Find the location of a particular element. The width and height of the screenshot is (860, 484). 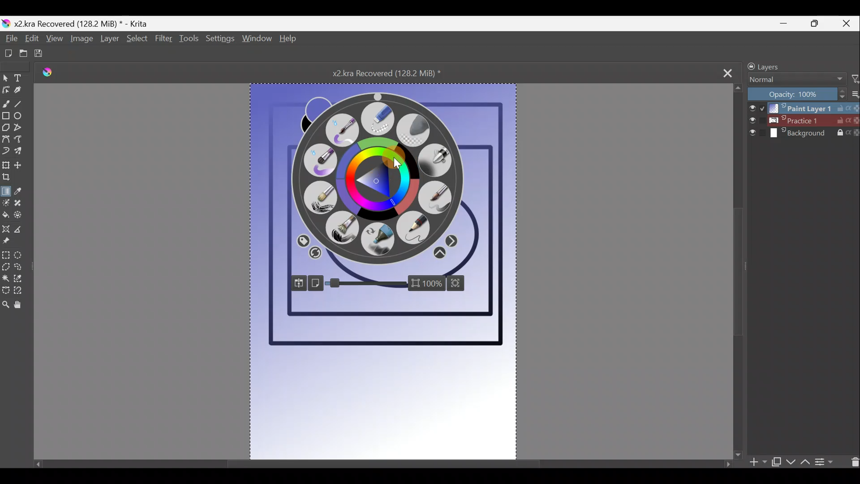

Filter is located at coordinates (163, 43).